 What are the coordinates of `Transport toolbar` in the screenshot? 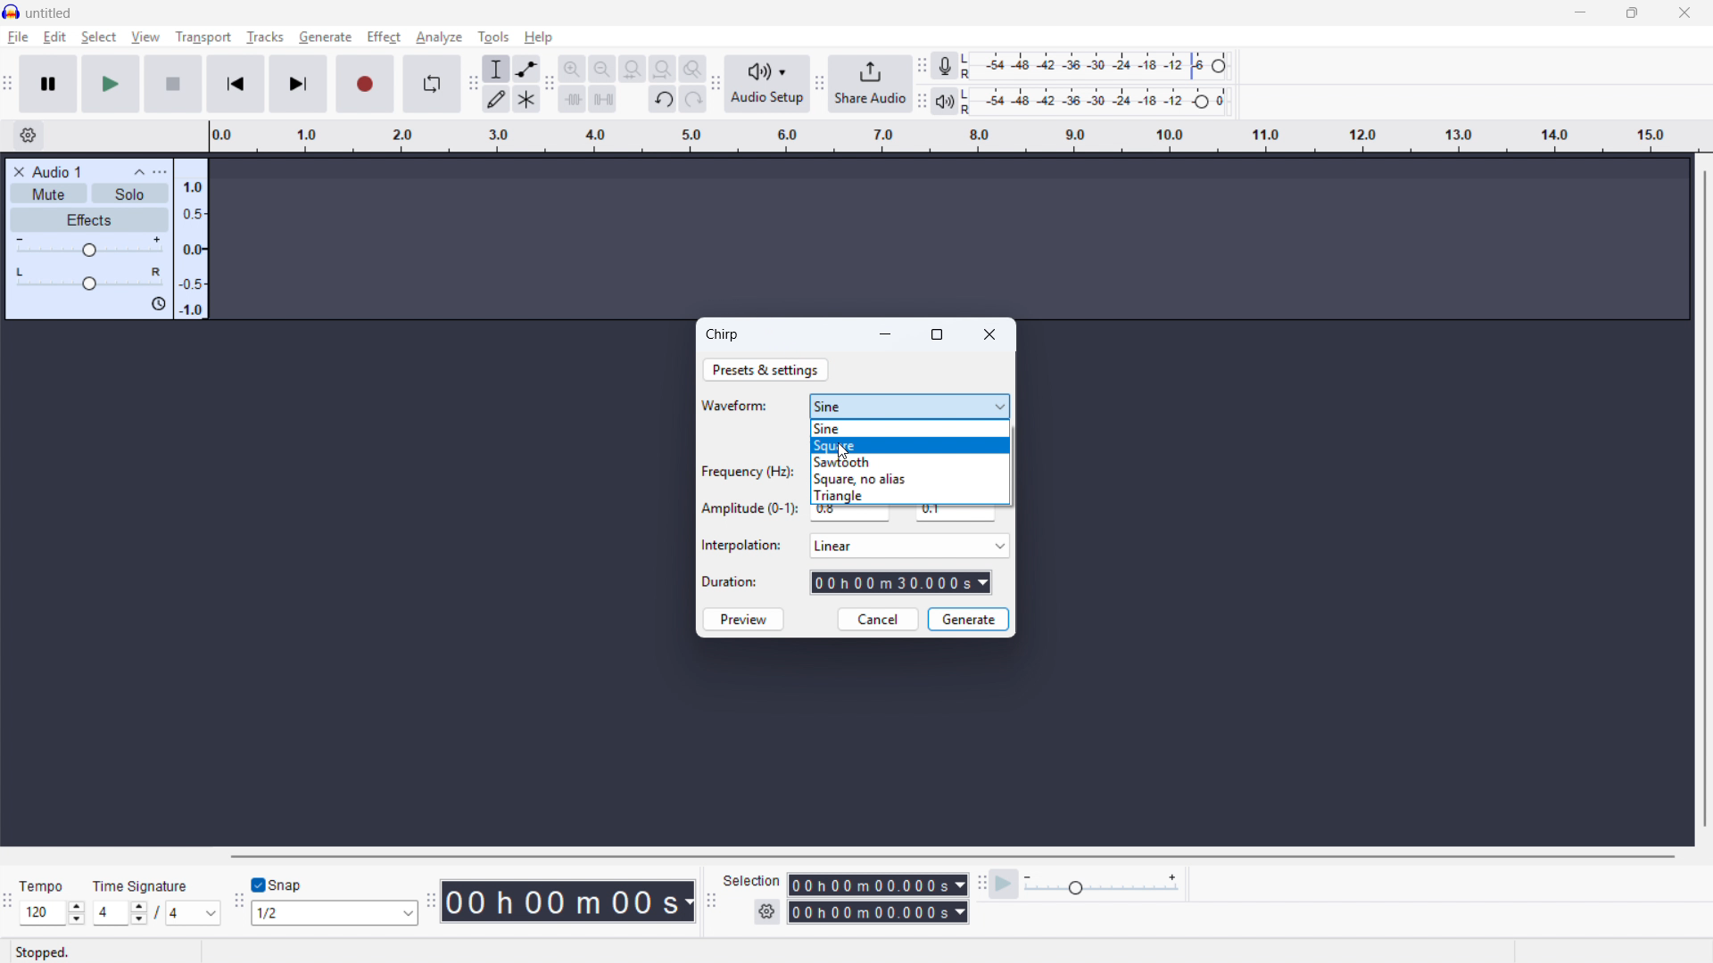 It's located at (8, 84).